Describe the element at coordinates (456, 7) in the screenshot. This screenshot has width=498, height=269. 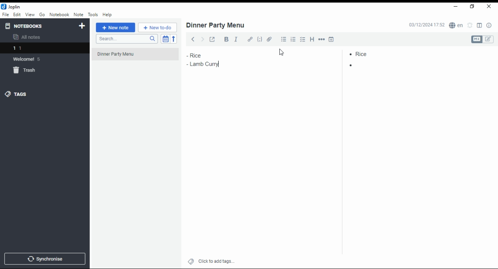
I see `minimize` at that location.